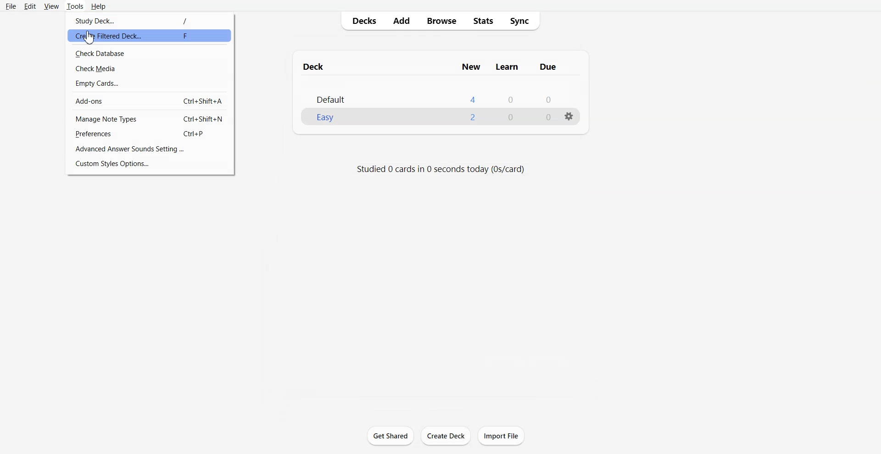  What do you see at coordinates (143, 34) in the screenshot?
I see `Create Filtered Deck` at bounding box center [143, 34].